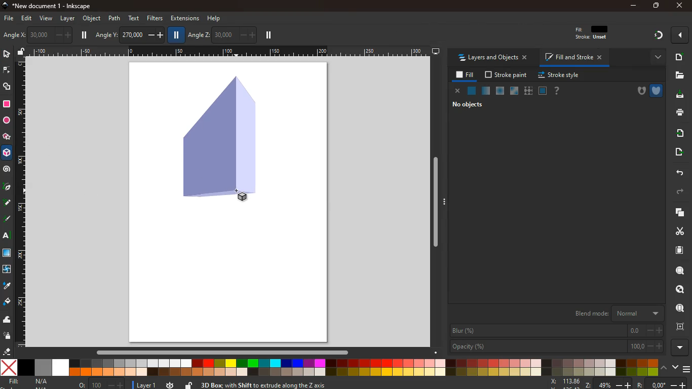 This screenshot has height=389, width=692. What do you see at coordinates (7, 269) in the screenshot?
I see `twist` at bounding box center [7, 269].